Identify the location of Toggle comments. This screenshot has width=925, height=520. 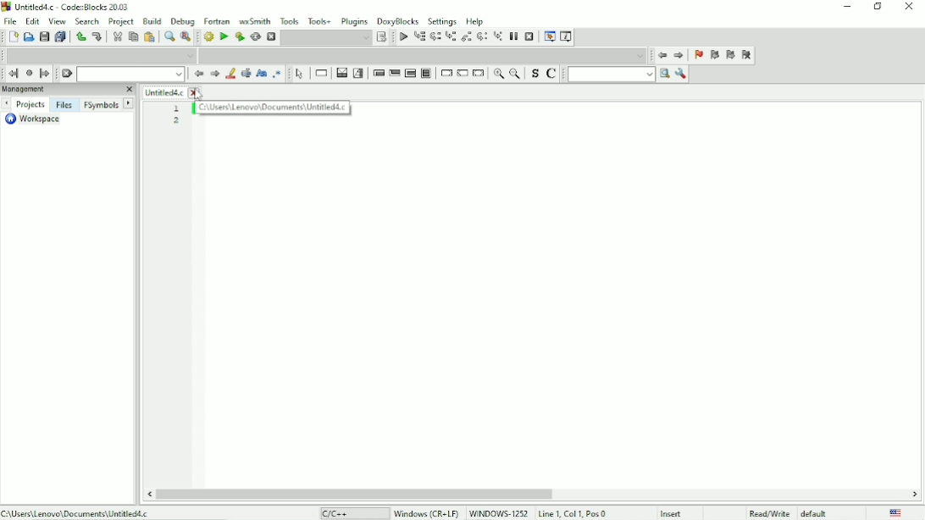
(552, 74).